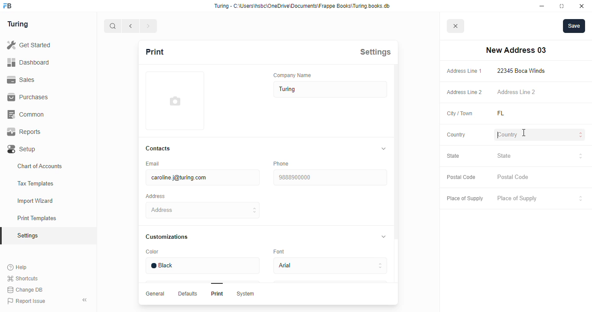 This screenshot has width=592, height=312. Describe the element at coordinates (154, 52) in the screenshot. I see `print` at that location.